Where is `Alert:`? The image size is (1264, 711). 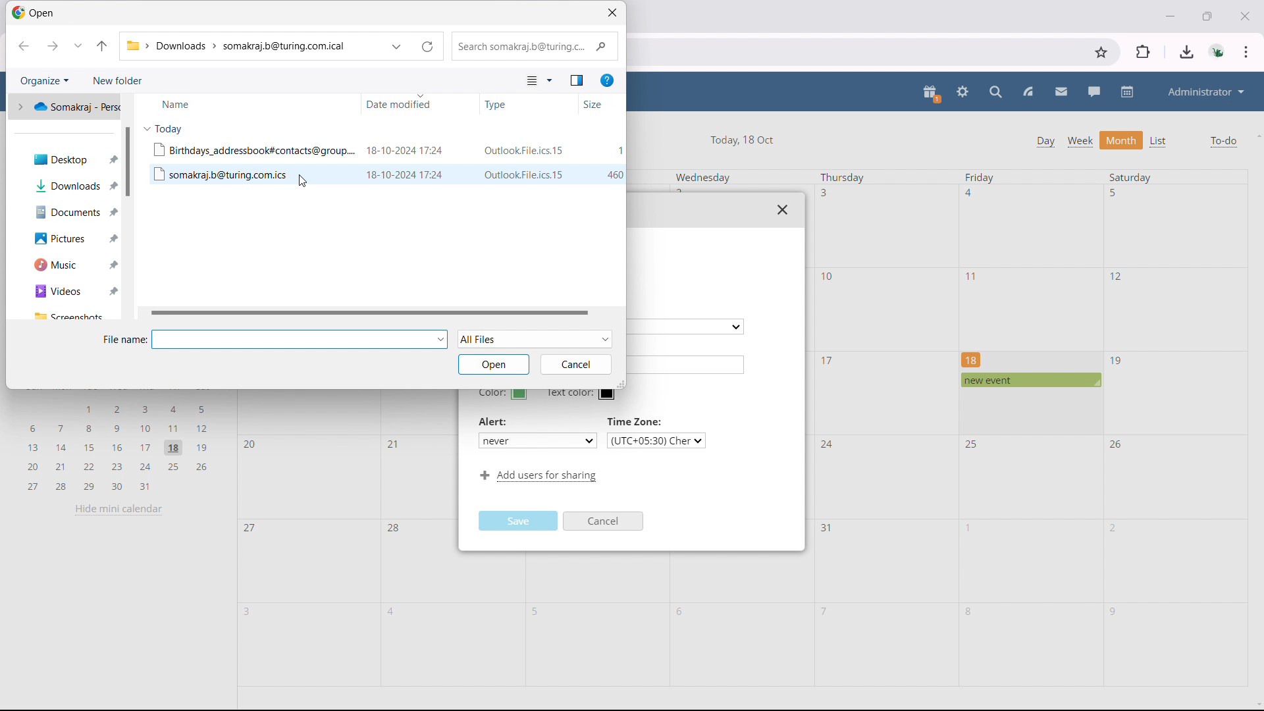
Alert: is located at coordinates (495, 422).